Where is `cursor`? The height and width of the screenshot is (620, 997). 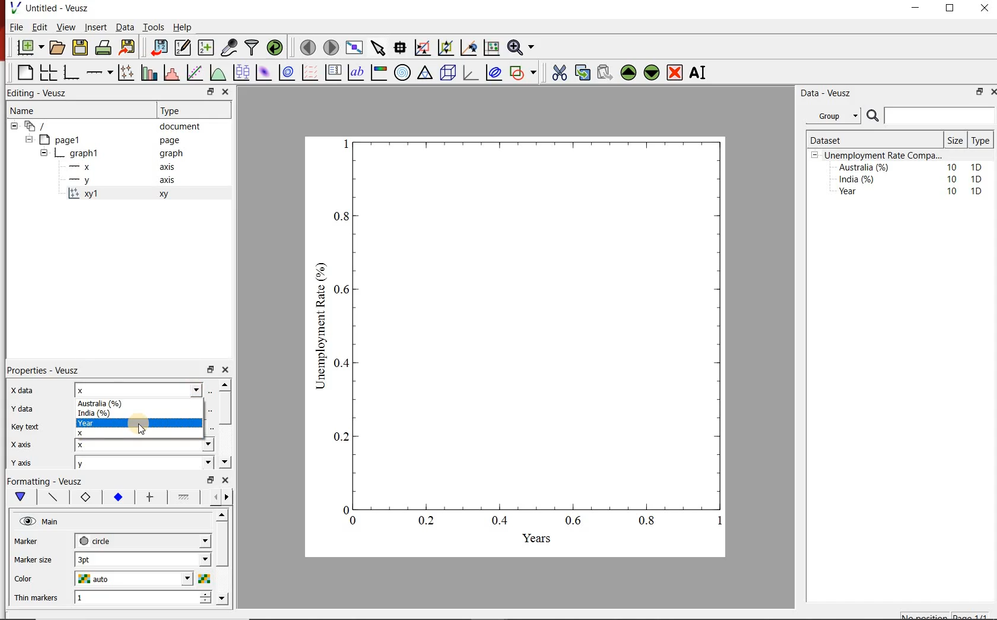
cursor is located at coordinates (144, 429).